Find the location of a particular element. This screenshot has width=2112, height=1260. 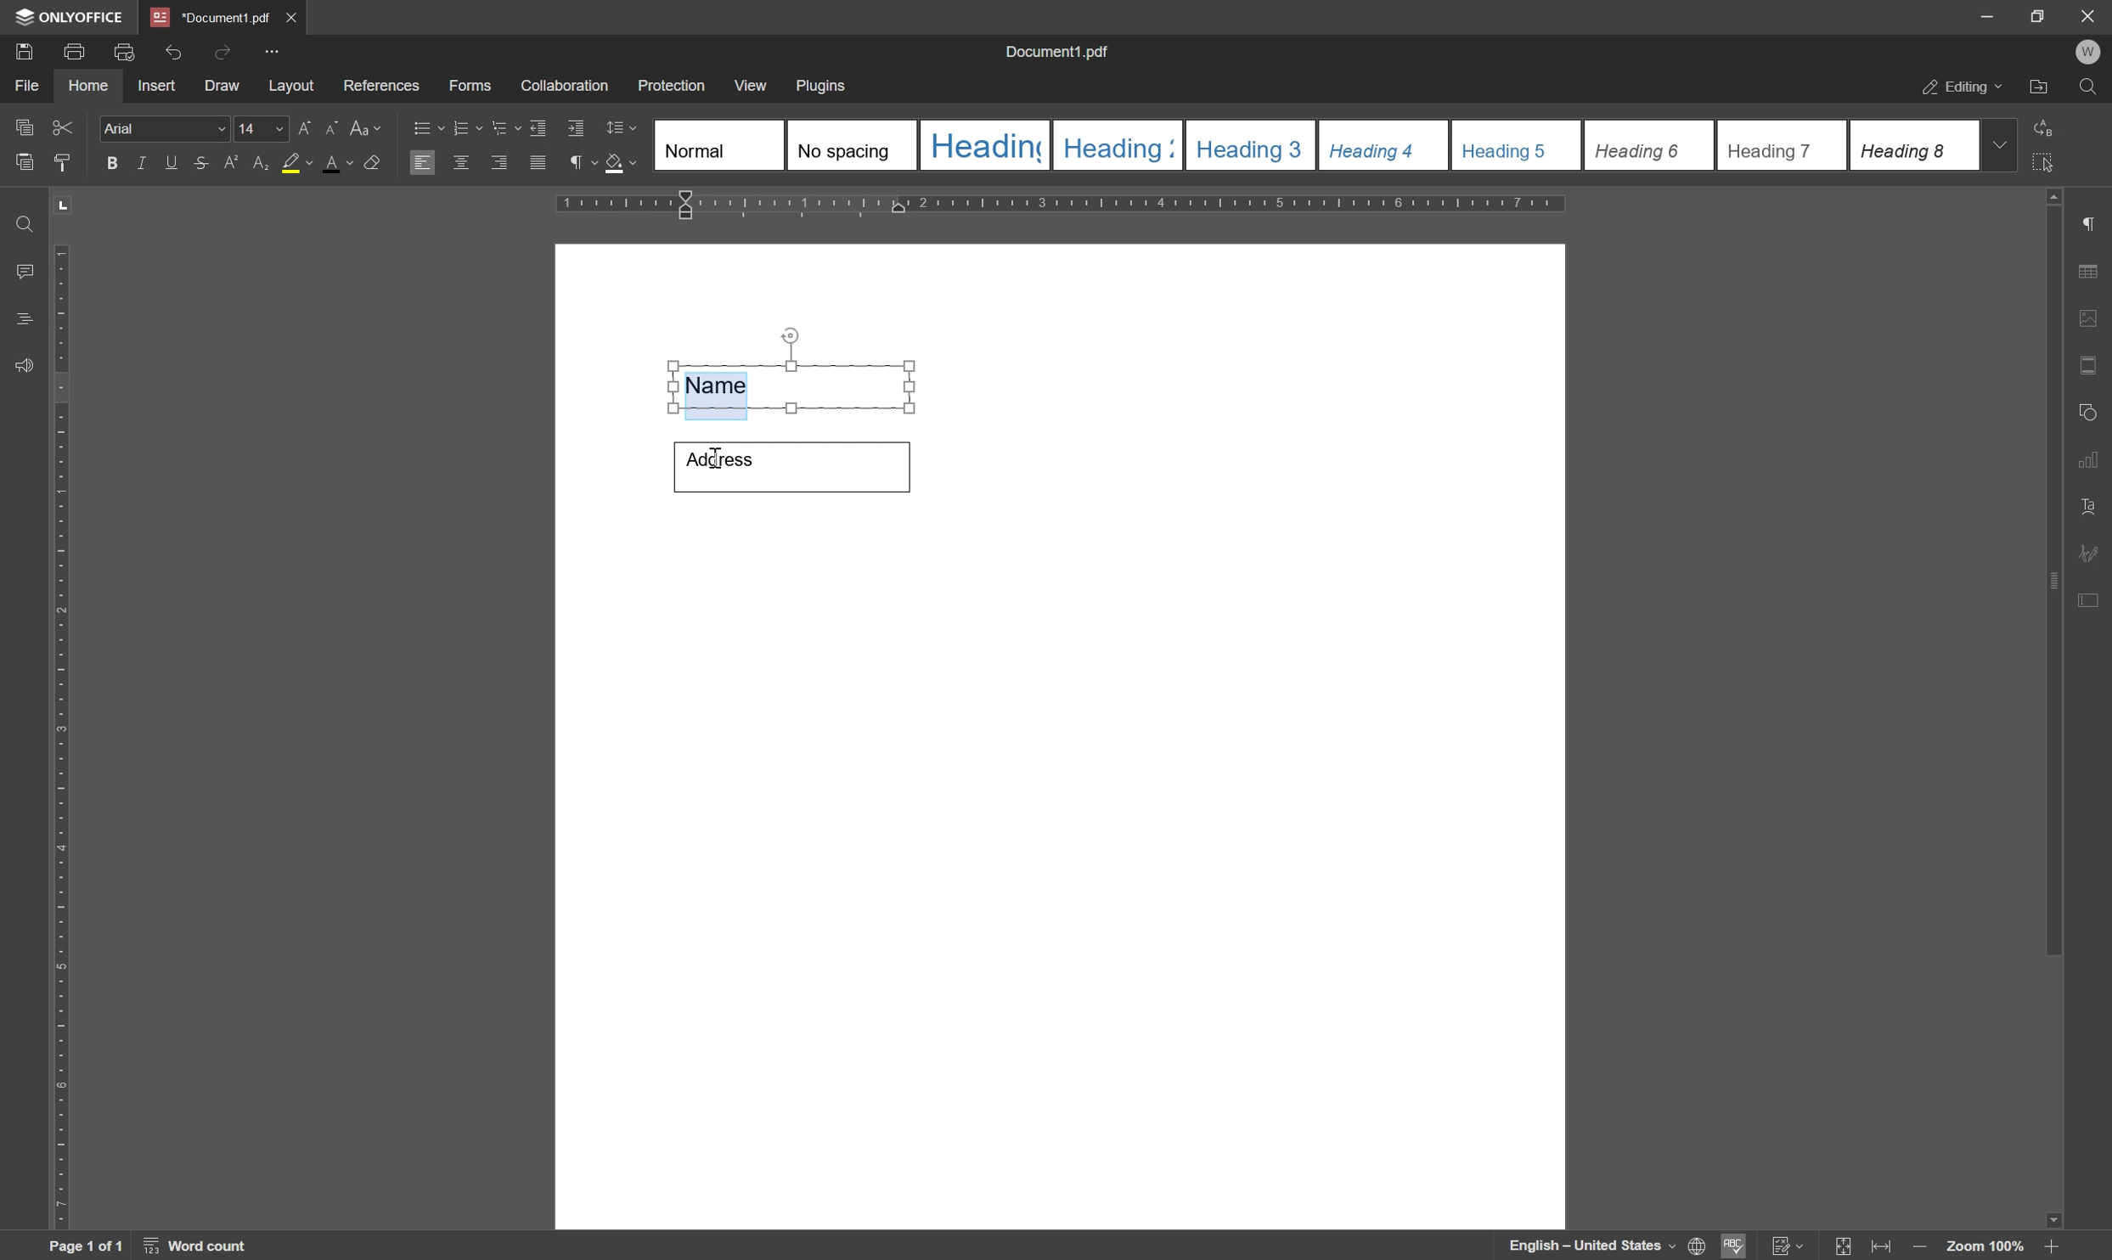

14 is located at coordinates (259, 130).